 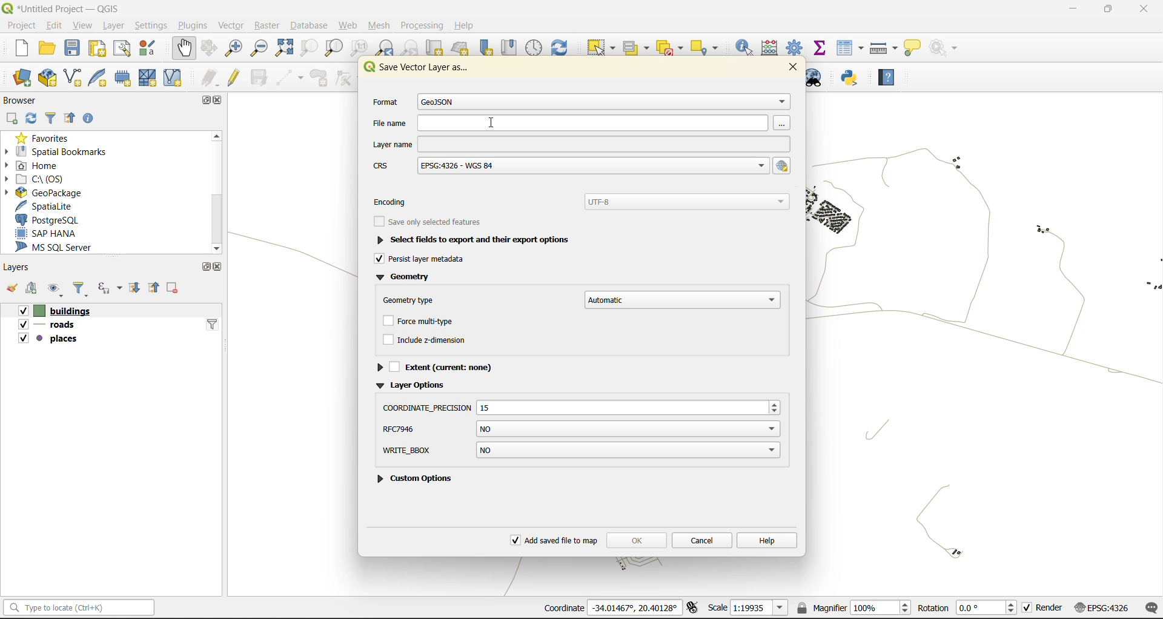 I want to click on minimize, so click(x=1069, y=12).